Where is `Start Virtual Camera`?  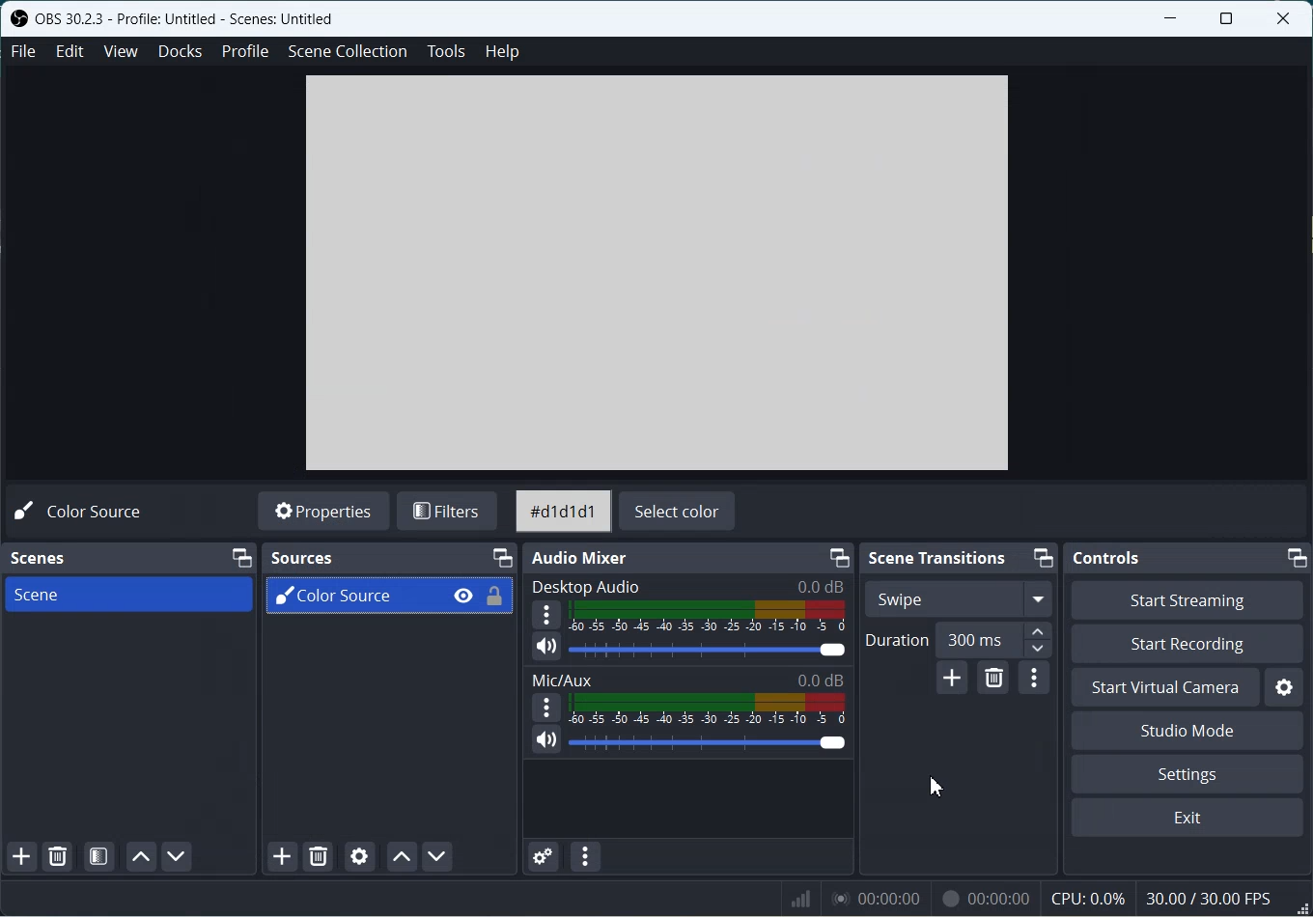 Start Virtual Camera is located at coordinates (1164, 688).